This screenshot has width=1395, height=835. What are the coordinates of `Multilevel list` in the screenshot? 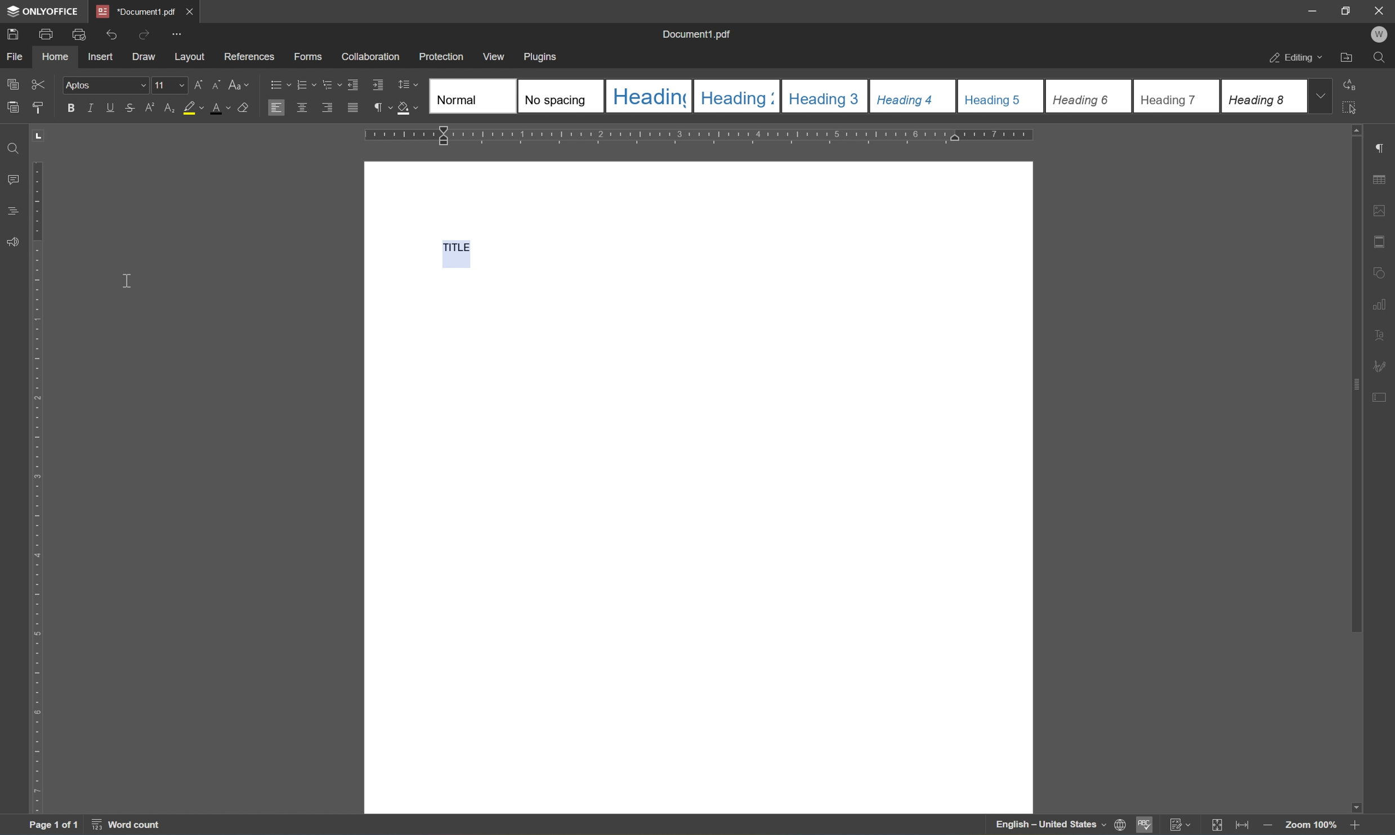 It's located at (330, 84).